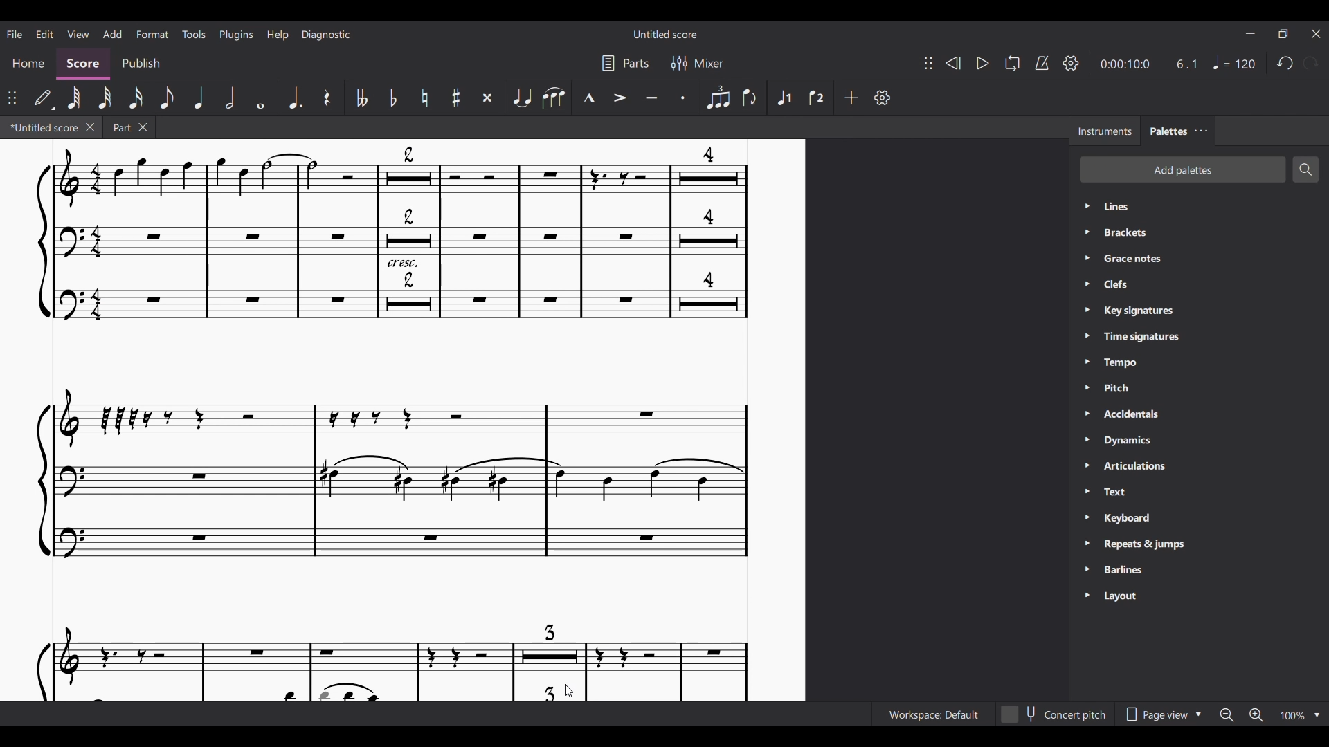 The width and height of the screenshot is (1329, 747). Describe the element at coordinates (1182, 170) in the screenshot. I see `Add palette` at that location.